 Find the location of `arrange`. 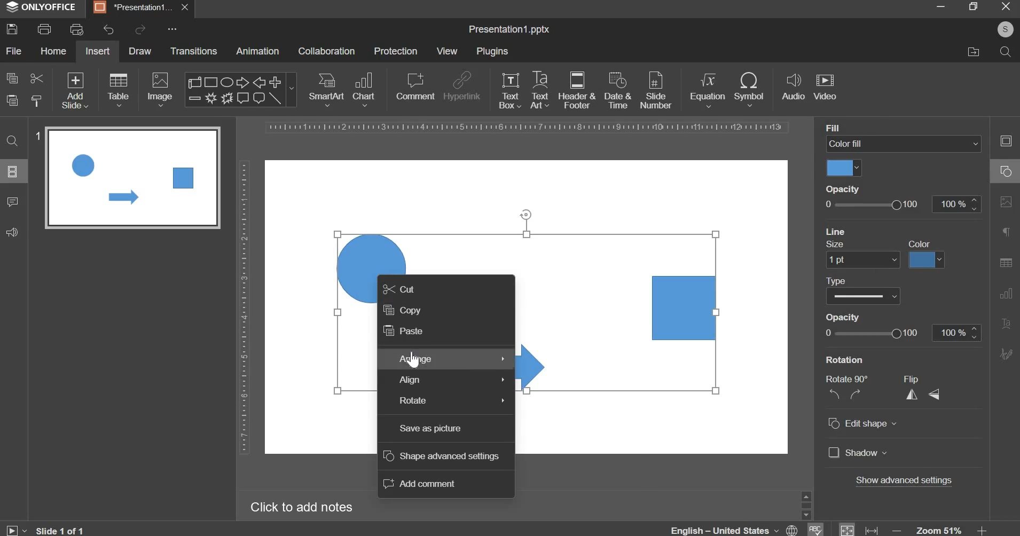

arrange is located at coordinates (451, 359).